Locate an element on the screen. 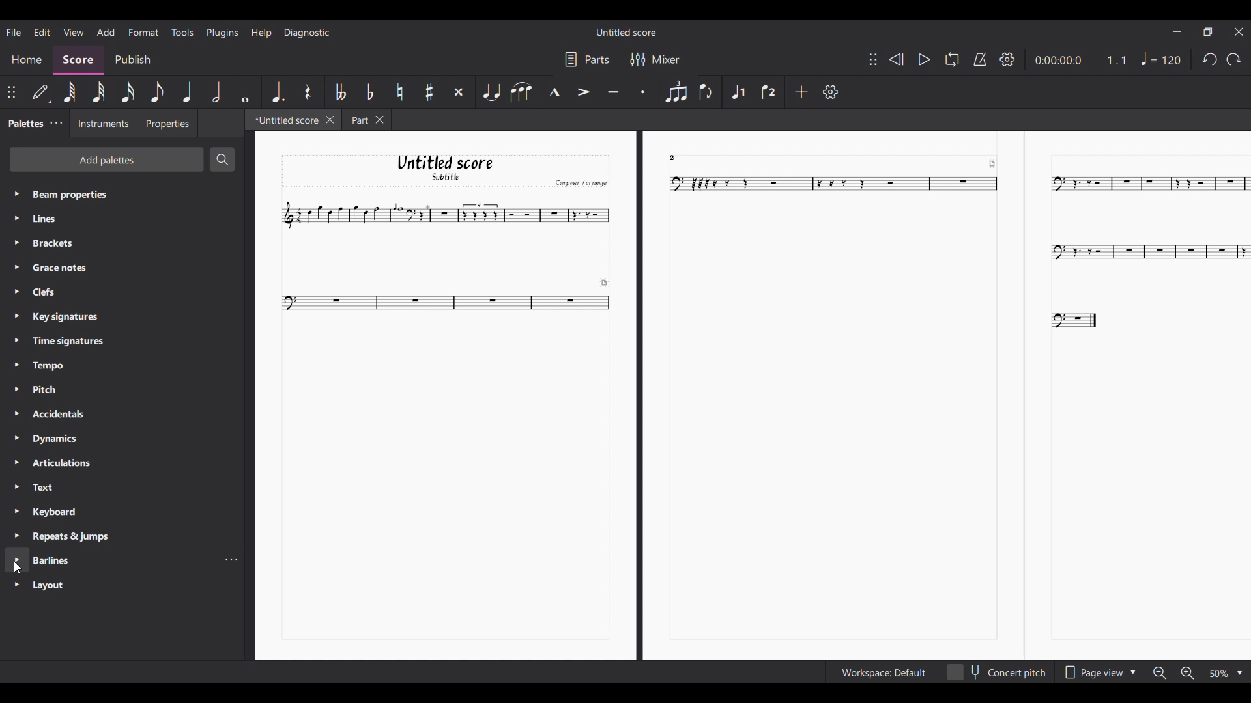  Palette settings is located at coordinates (56, 123).